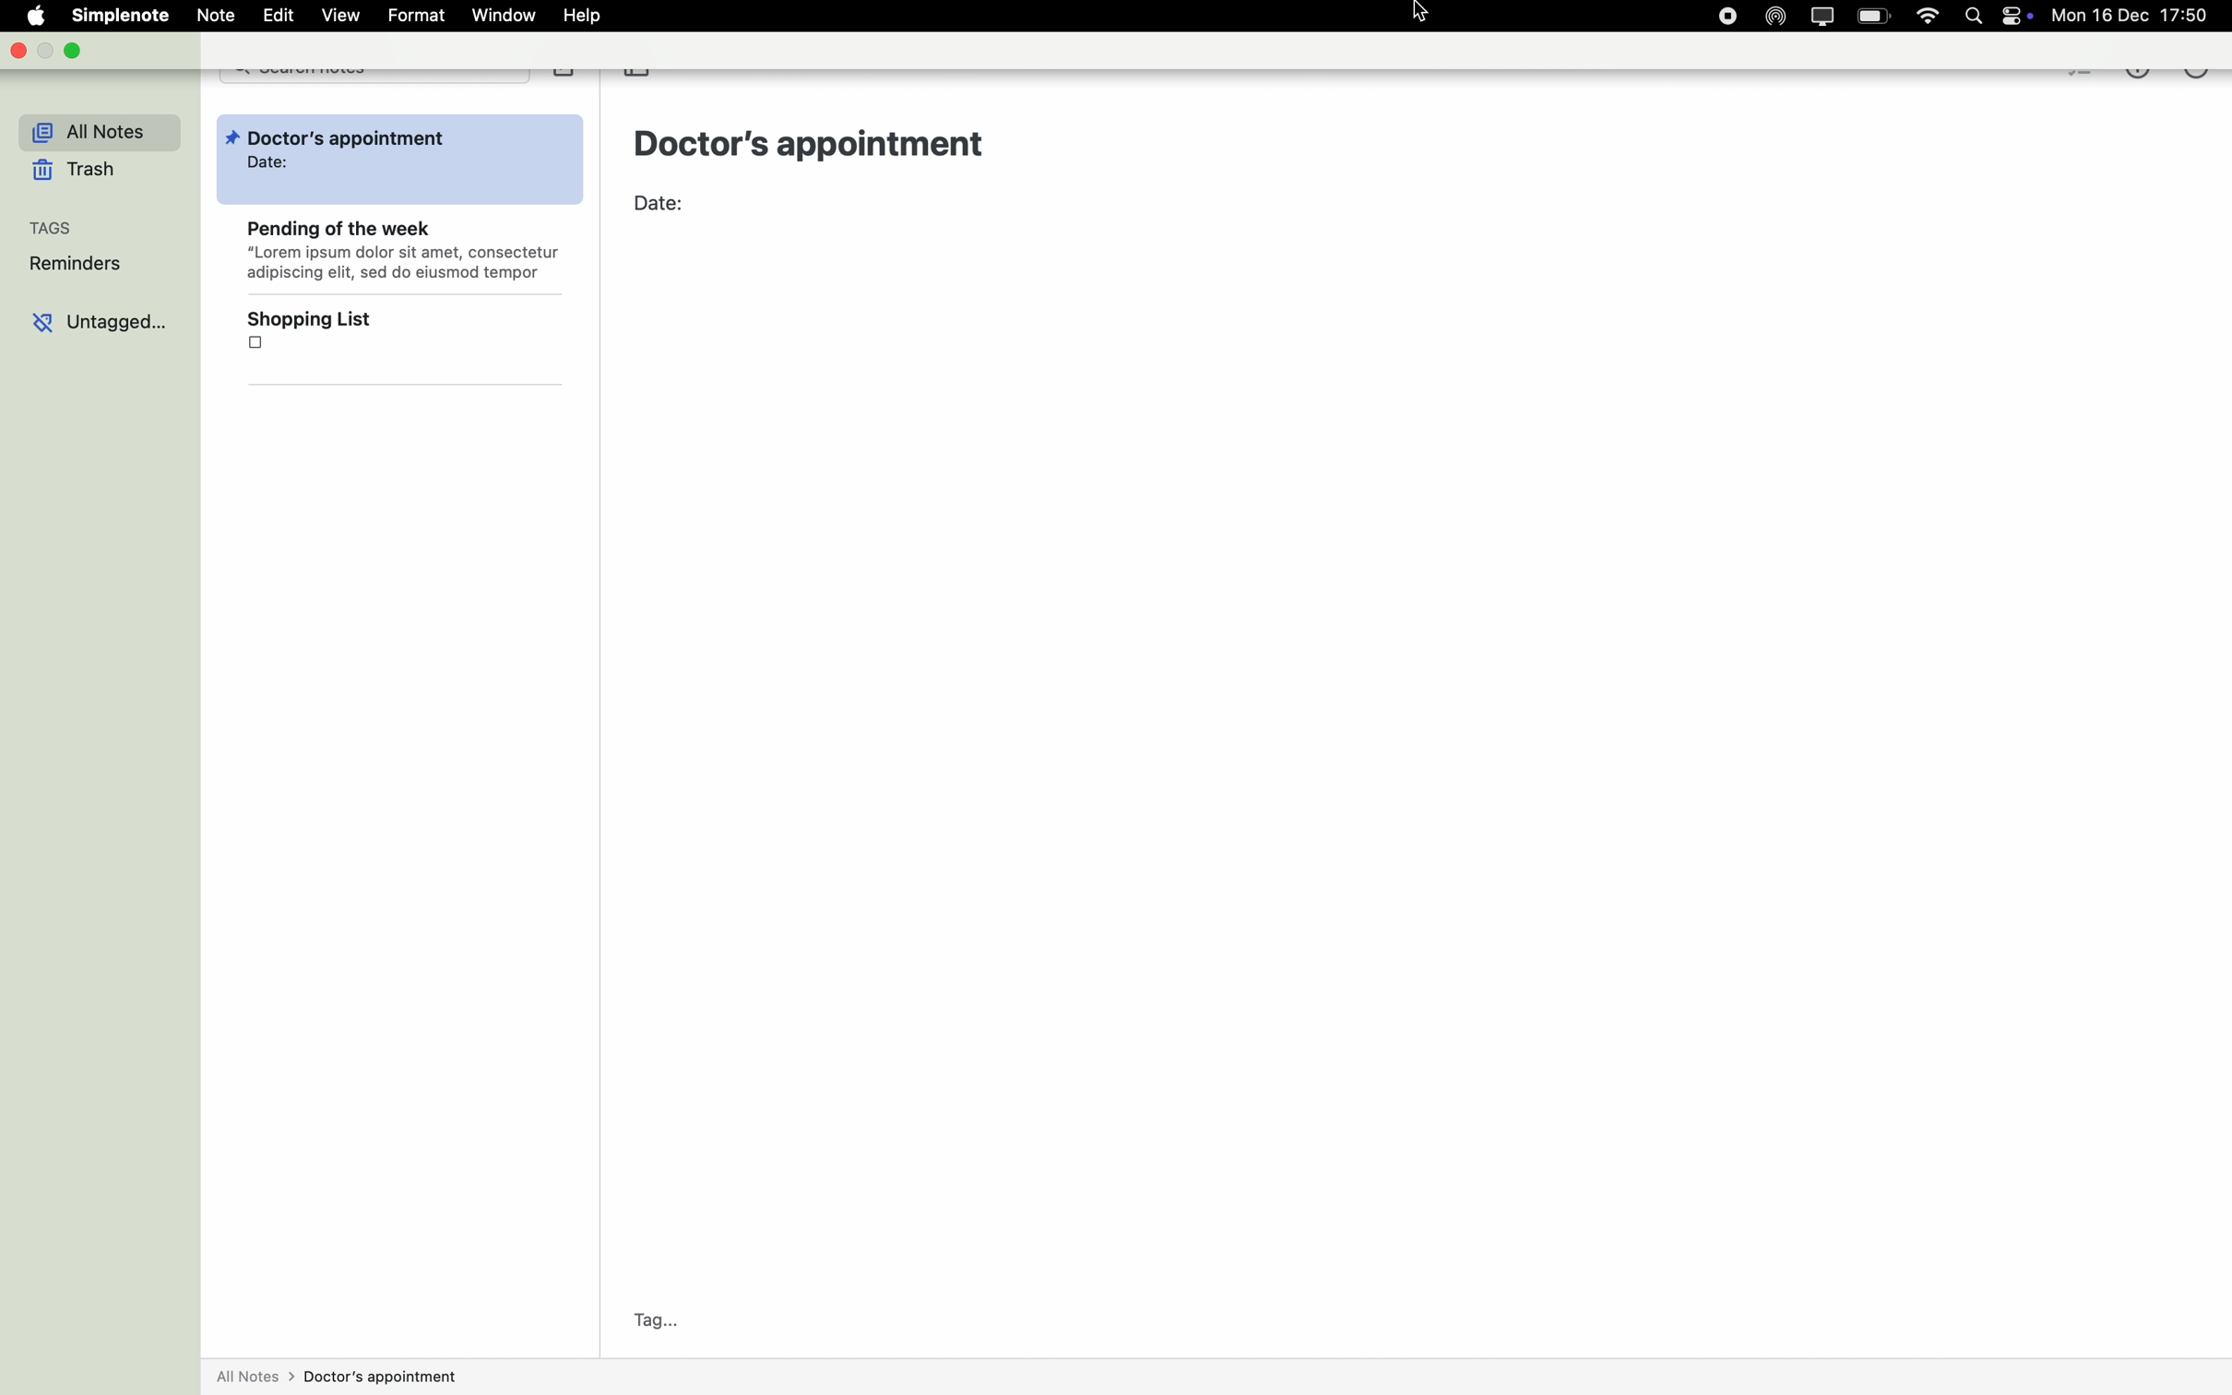 The height and width of the screenshot is (1395, 2232). What do you see at coordinates (1424, 14) in the screenshot?
I see `cursor` at bounding box center [1424, 14].